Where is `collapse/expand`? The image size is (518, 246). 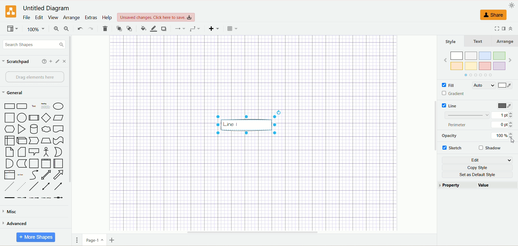 collapse/expand is located at coordinates (513, 29).